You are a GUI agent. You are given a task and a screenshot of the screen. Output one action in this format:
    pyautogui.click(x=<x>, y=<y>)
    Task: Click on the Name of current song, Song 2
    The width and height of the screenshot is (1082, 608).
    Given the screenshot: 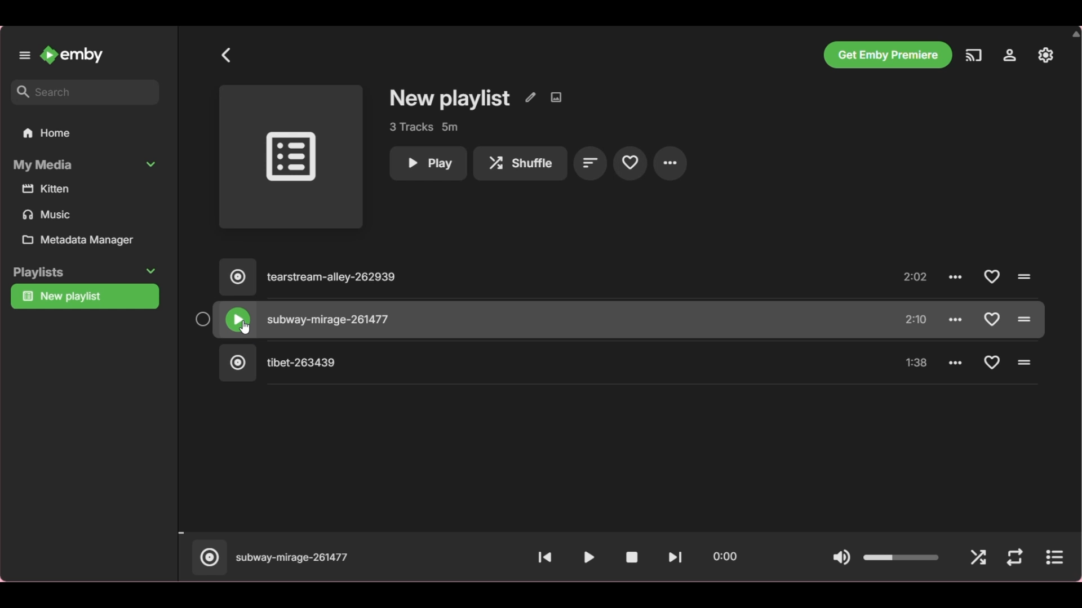 What is the action you would take?
    pyautogui.click(x=292, y=558)
    